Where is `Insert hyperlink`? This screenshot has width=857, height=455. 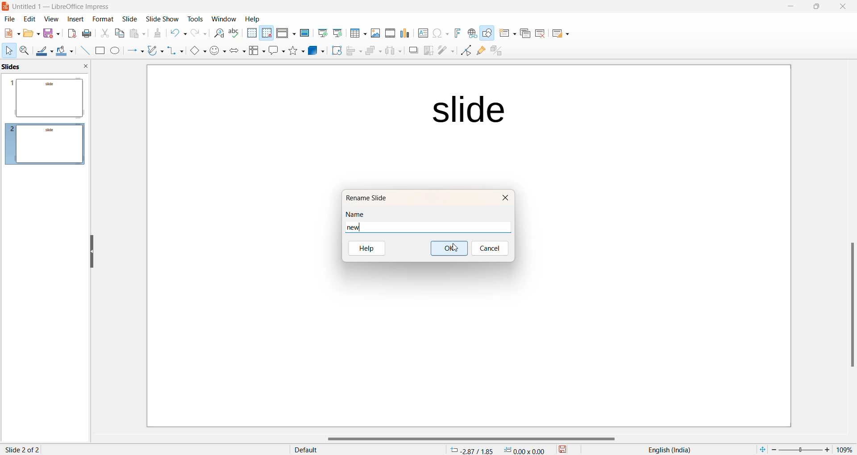
Insert hyperlink is located at coordinates (470, 33).